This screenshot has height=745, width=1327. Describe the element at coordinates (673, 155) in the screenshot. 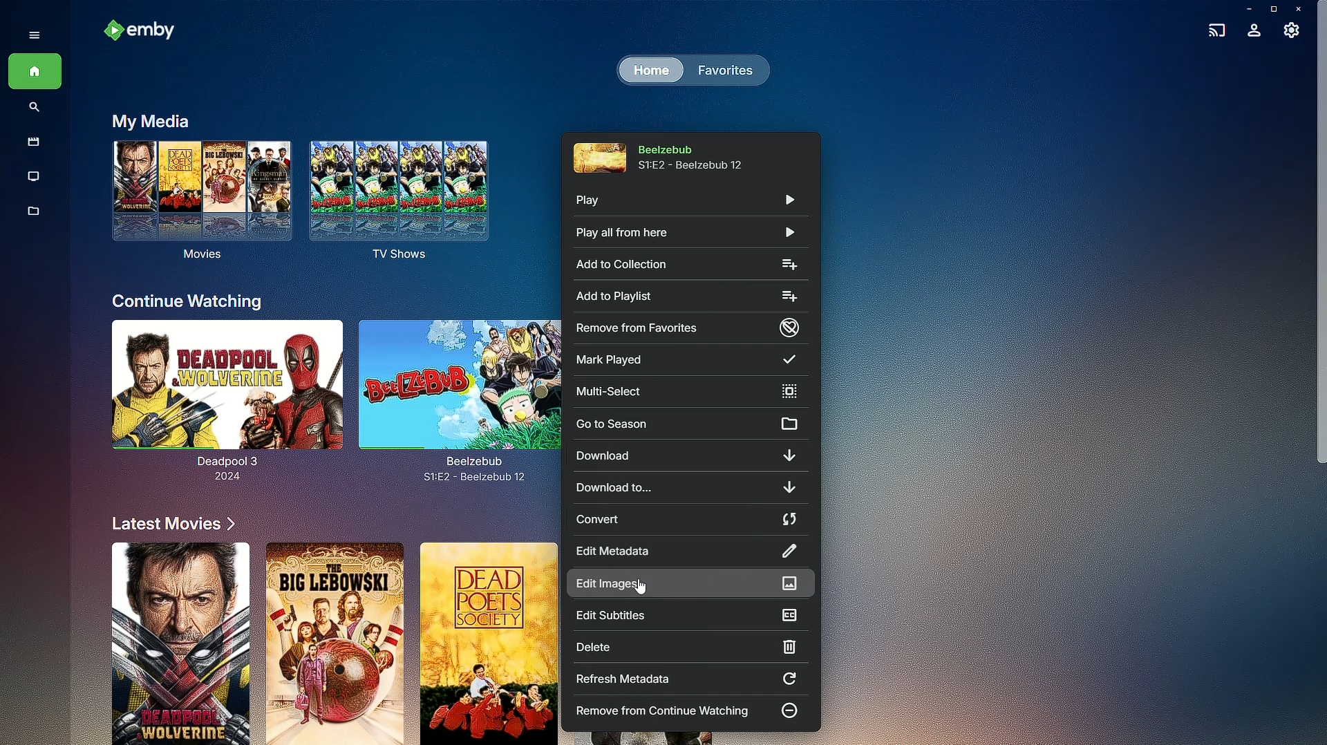

I see `Beelzebub` at that location.